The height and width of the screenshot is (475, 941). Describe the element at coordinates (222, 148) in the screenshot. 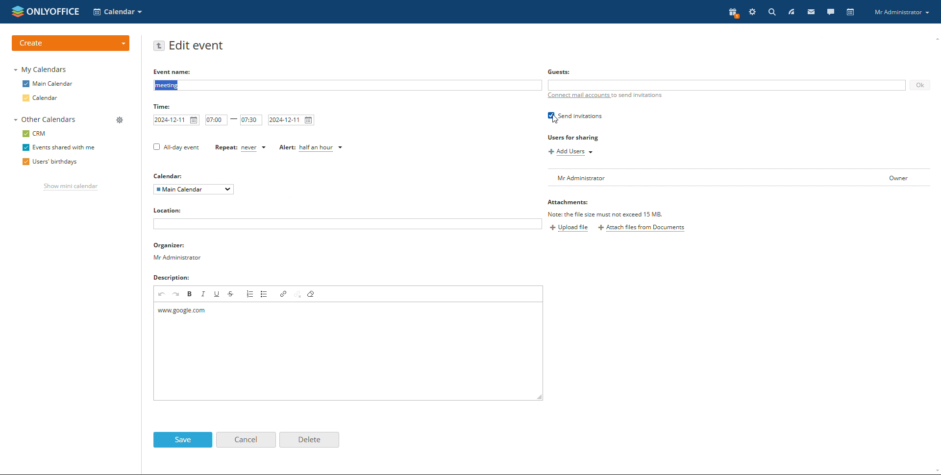

I see `Repeat:` at that location.